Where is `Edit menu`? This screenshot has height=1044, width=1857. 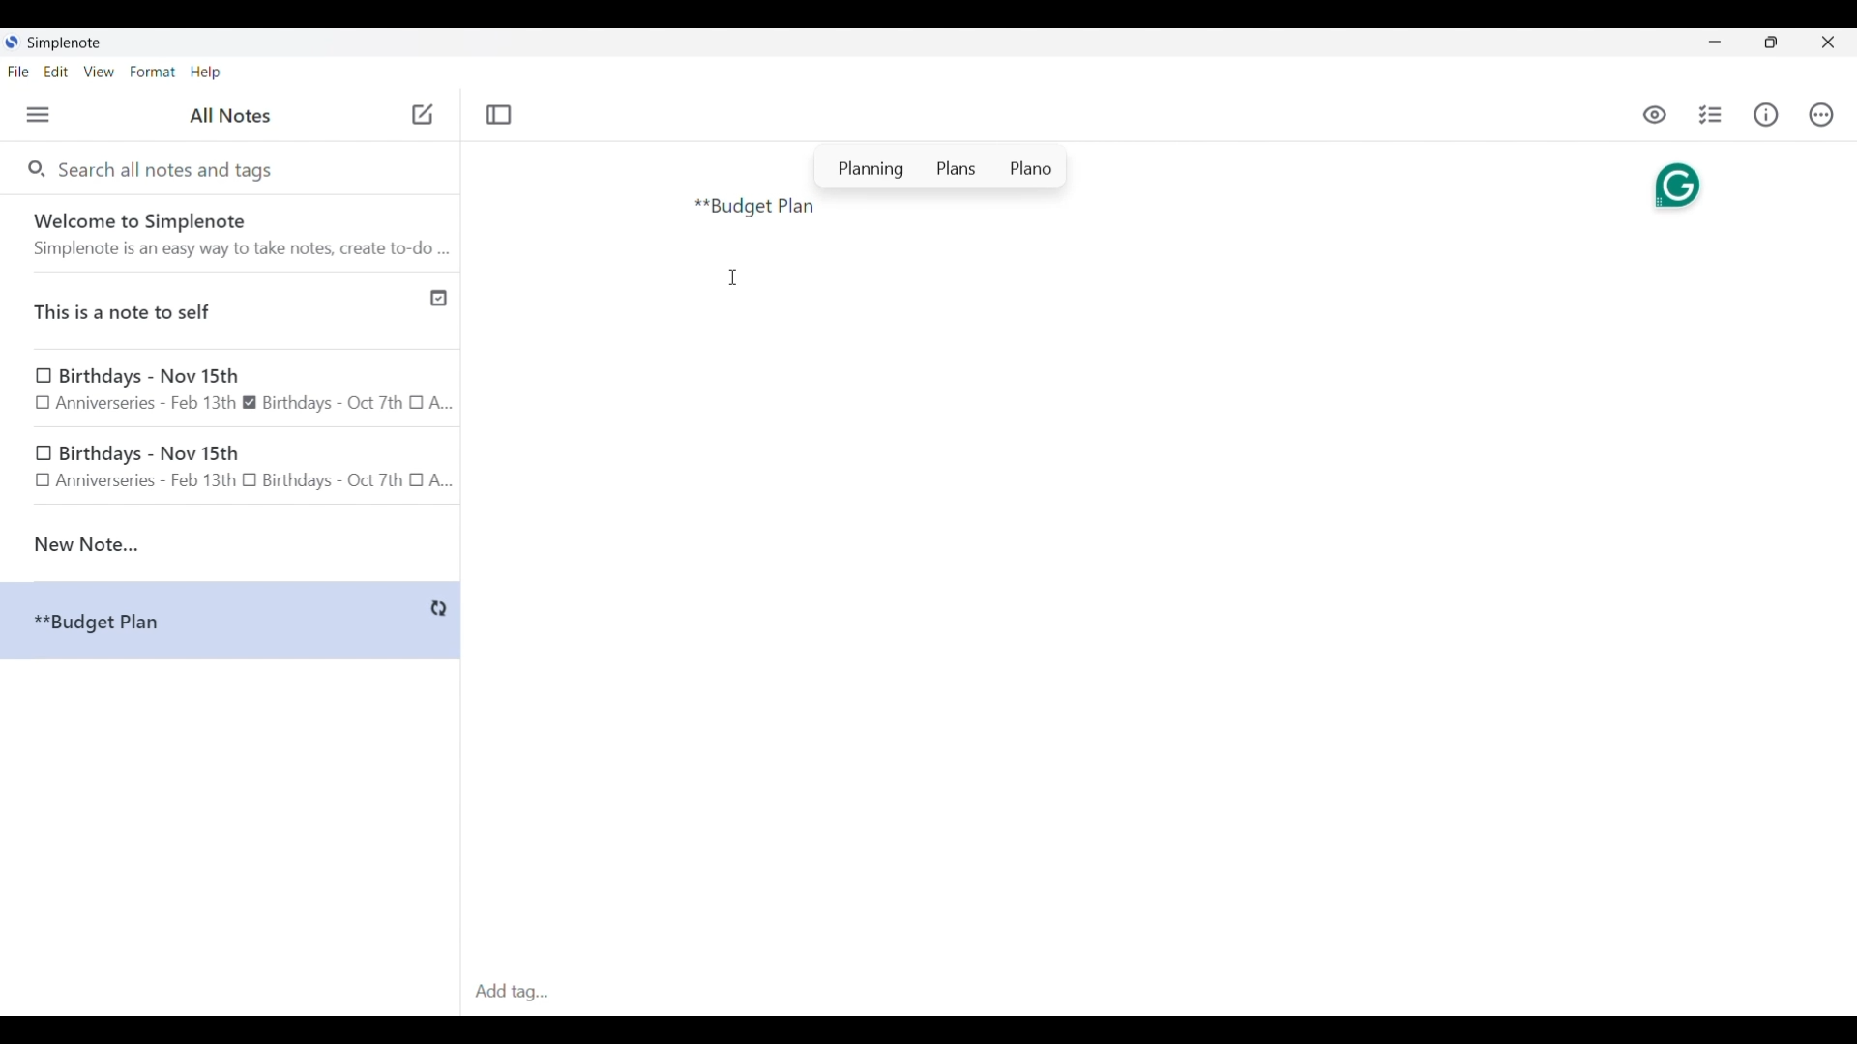
Edit menu is located at coordinates (57, 71).